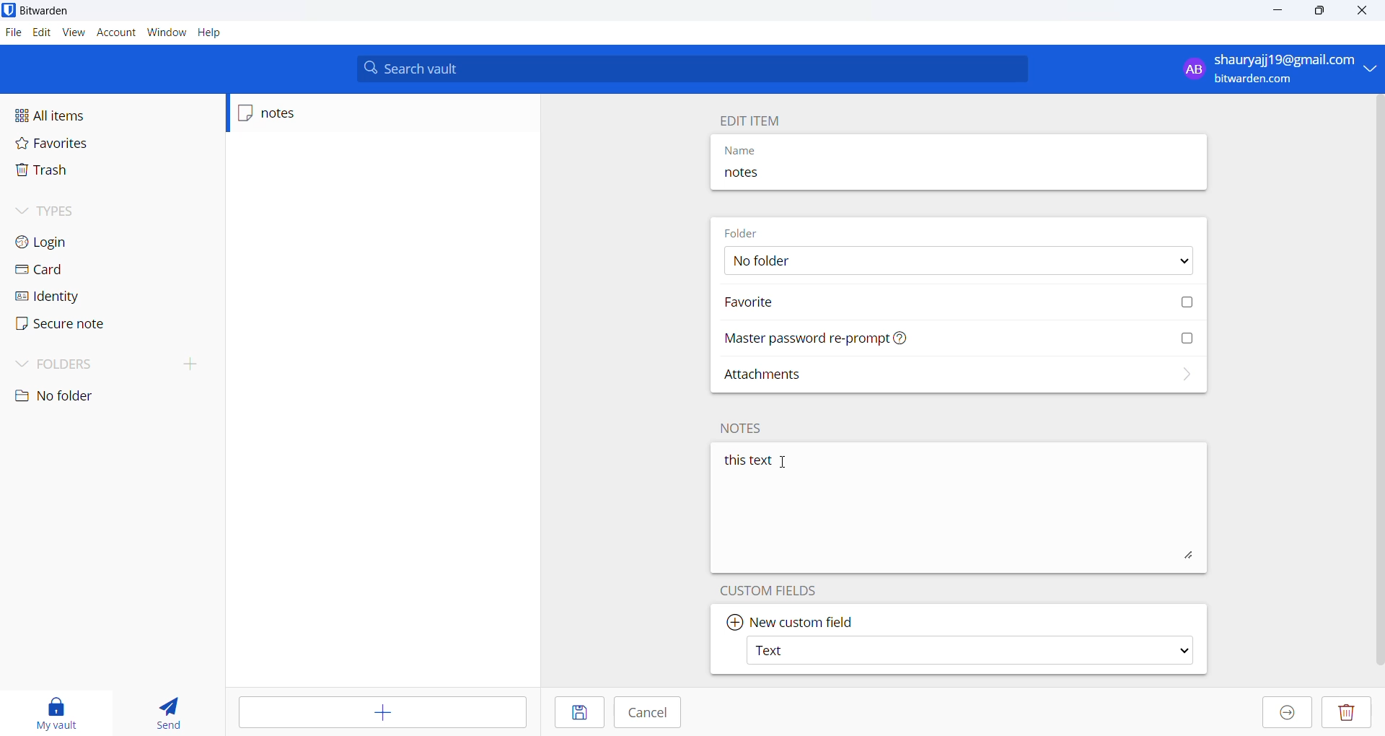 Image resolution: width=1385 pixels, height=736 pixels. What do you see at coordinates (106, 363) in the screenshot?
I see `folder` at bounding box center [106, 363].